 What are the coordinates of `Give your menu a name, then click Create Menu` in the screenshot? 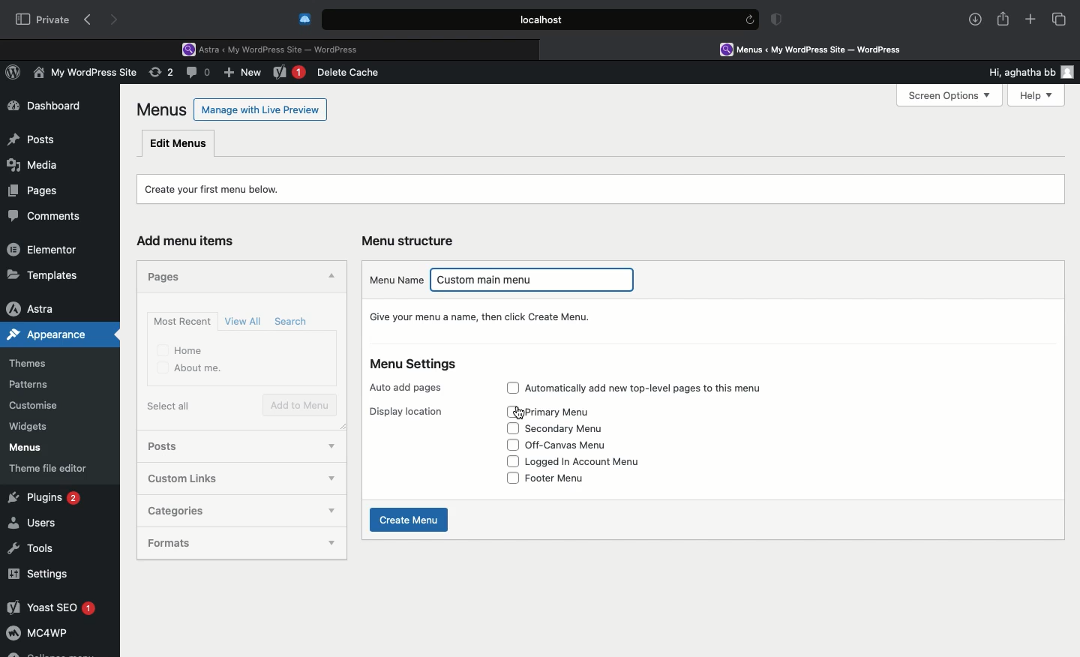 It's located at (485, 316).